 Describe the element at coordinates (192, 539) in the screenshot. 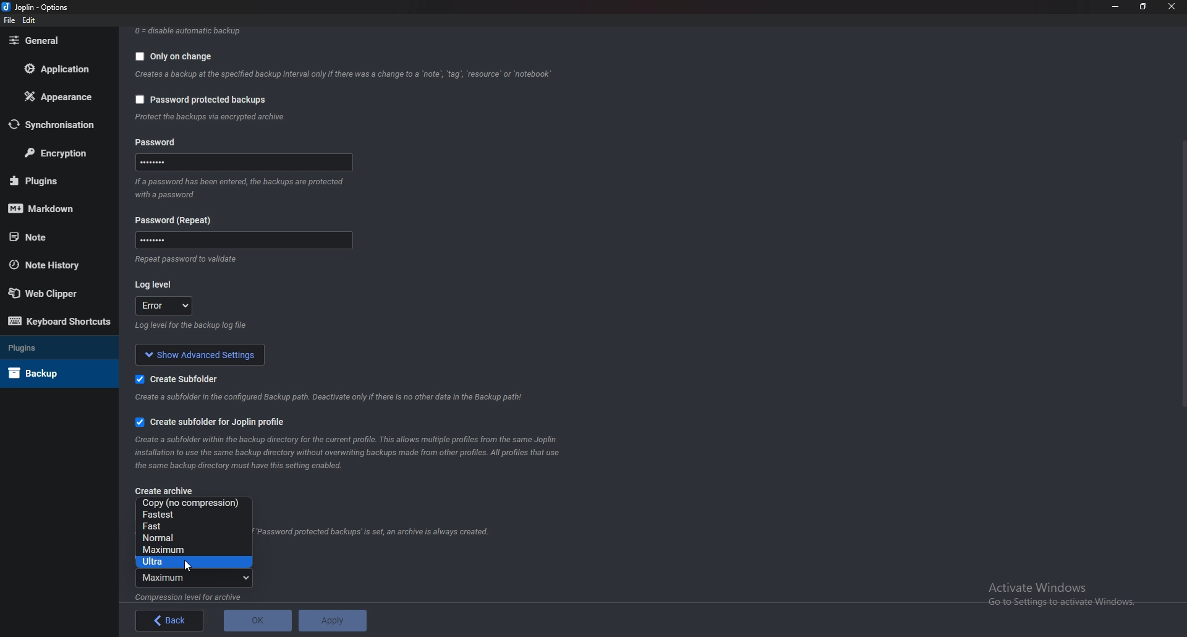

I see `Normal` at that location.